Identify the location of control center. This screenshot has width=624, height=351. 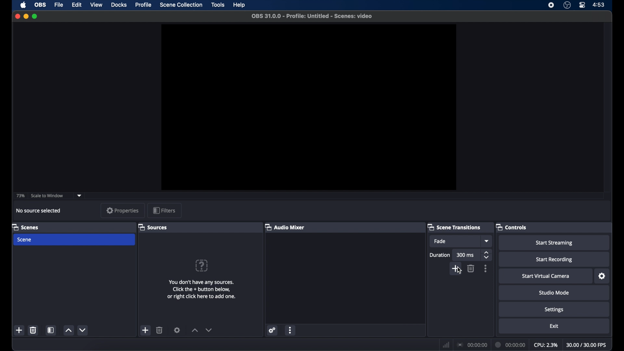
(582, 5).